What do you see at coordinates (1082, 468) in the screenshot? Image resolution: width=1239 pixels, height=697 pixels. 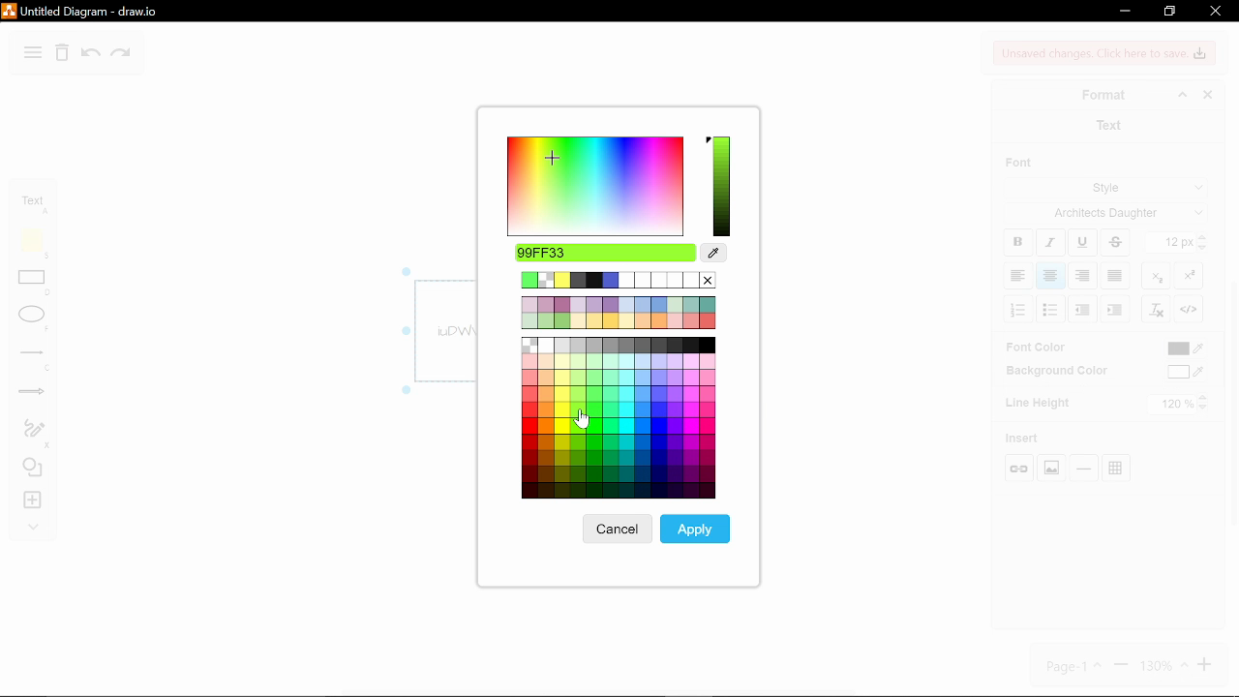 I see `insert horizontal rule` at bounding box center [1082, 468].